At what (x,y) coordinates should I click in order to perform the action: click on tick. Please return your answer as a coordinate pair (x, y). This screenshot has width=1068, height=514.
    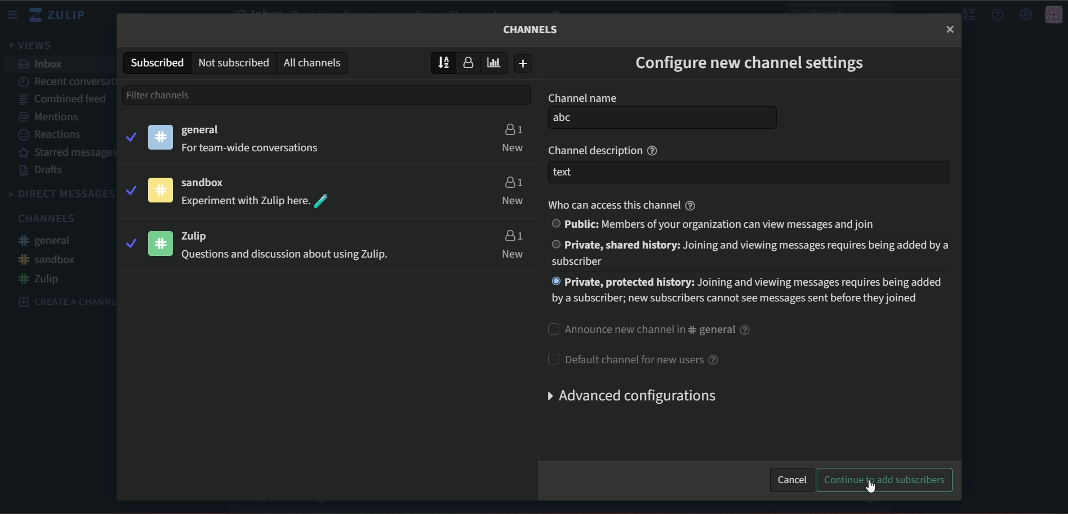
    Looking at the image, I should click on (130, 243).